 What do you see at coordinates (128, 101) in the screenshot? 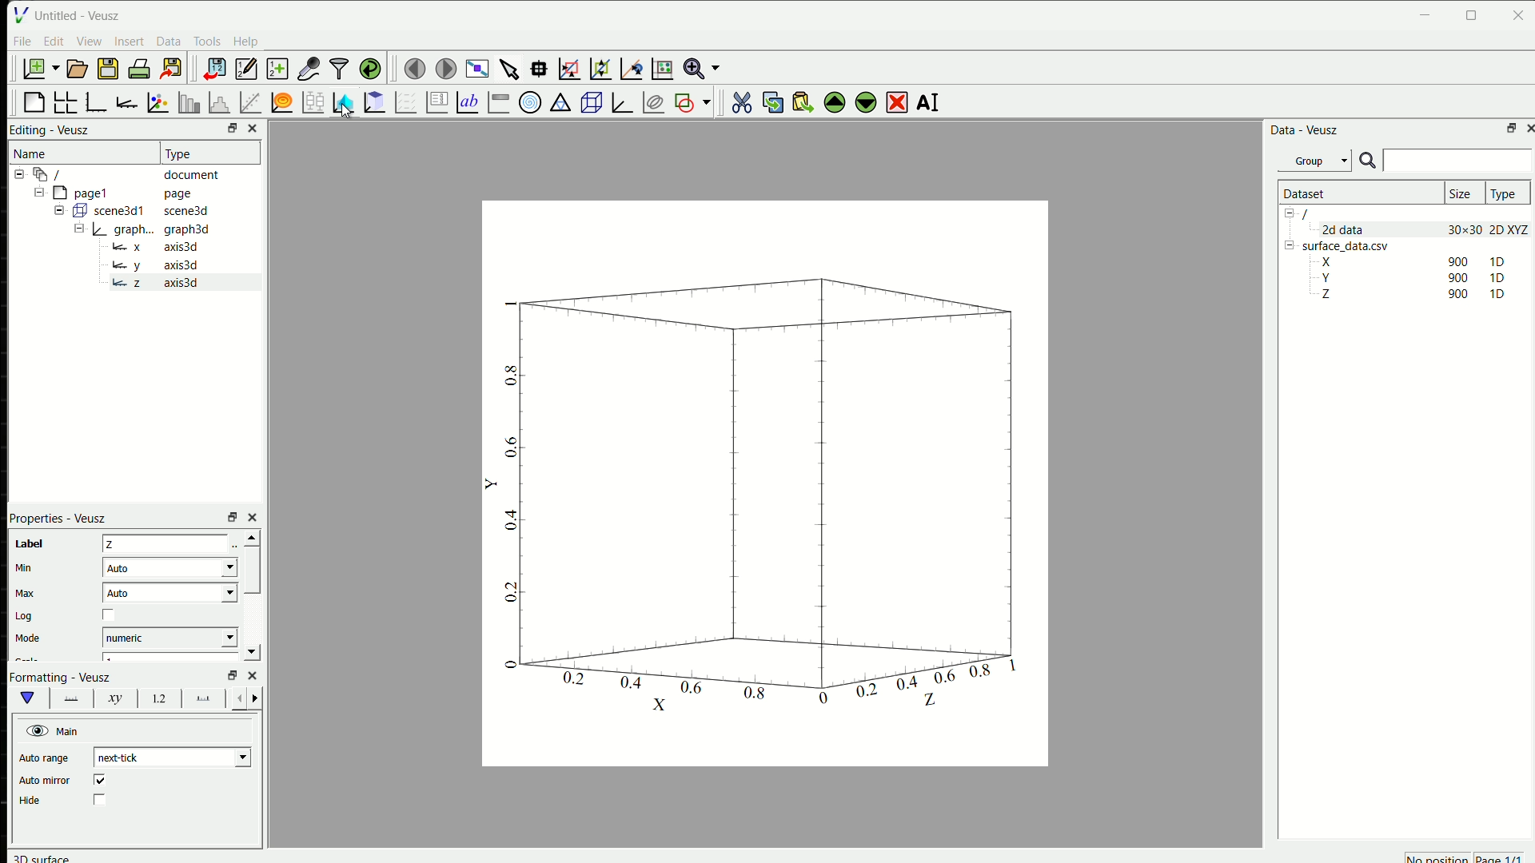
I see `add an axis to the plot` at bounding box center [128, 101].